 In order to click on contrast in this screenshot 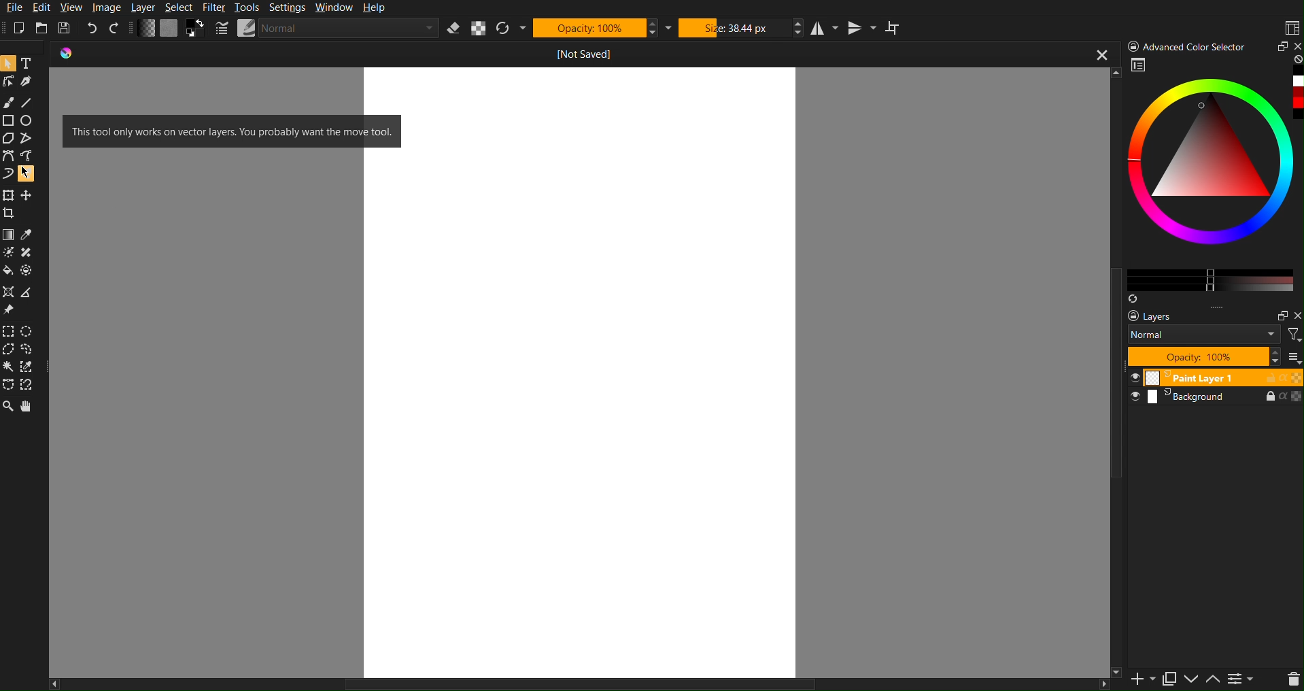, I will do `click(1243, 681)`.